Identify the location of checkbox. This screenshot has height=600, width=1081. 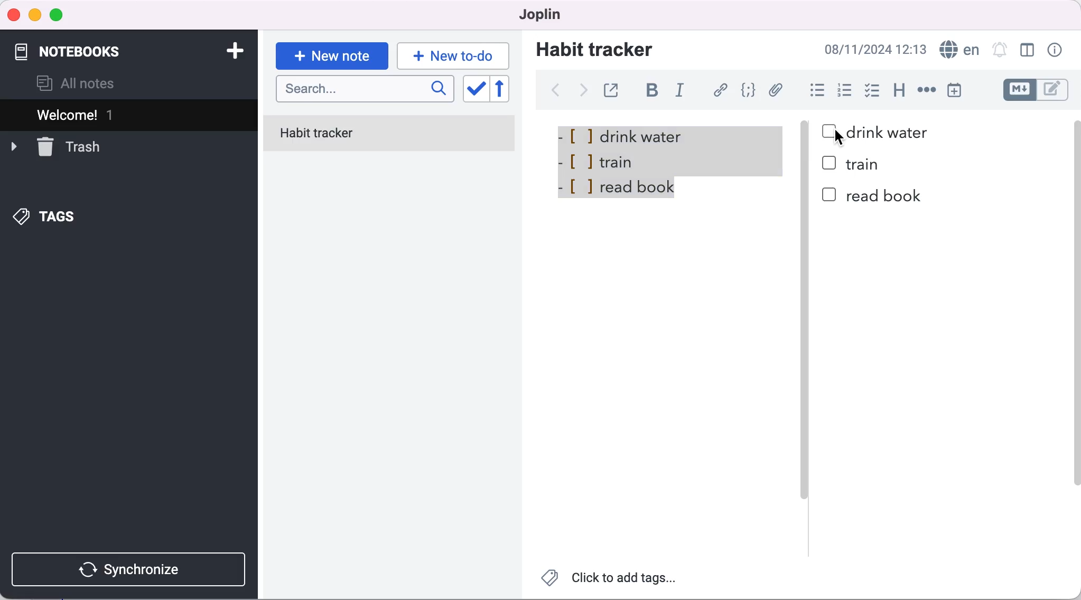
(873, 87).